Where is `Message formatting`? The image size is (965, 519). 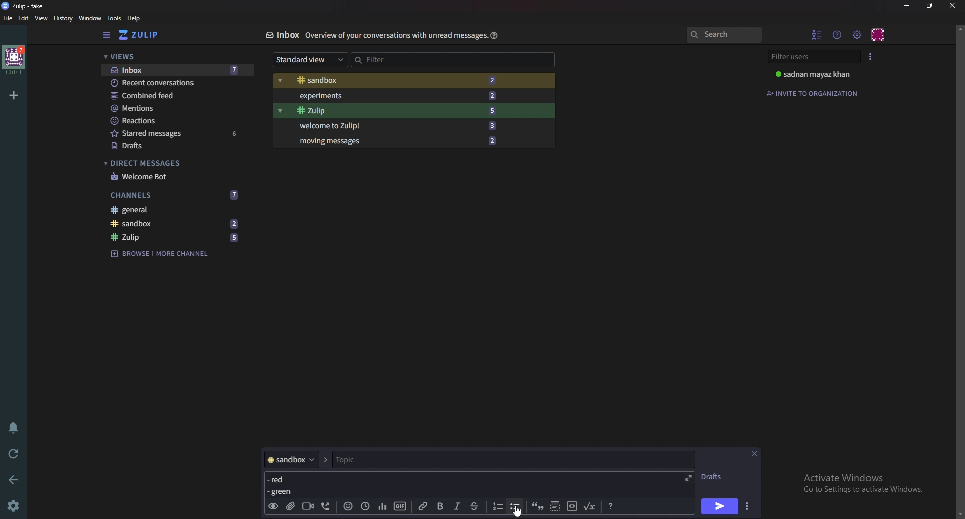 Message formatting is located at coordinates (612, 505).